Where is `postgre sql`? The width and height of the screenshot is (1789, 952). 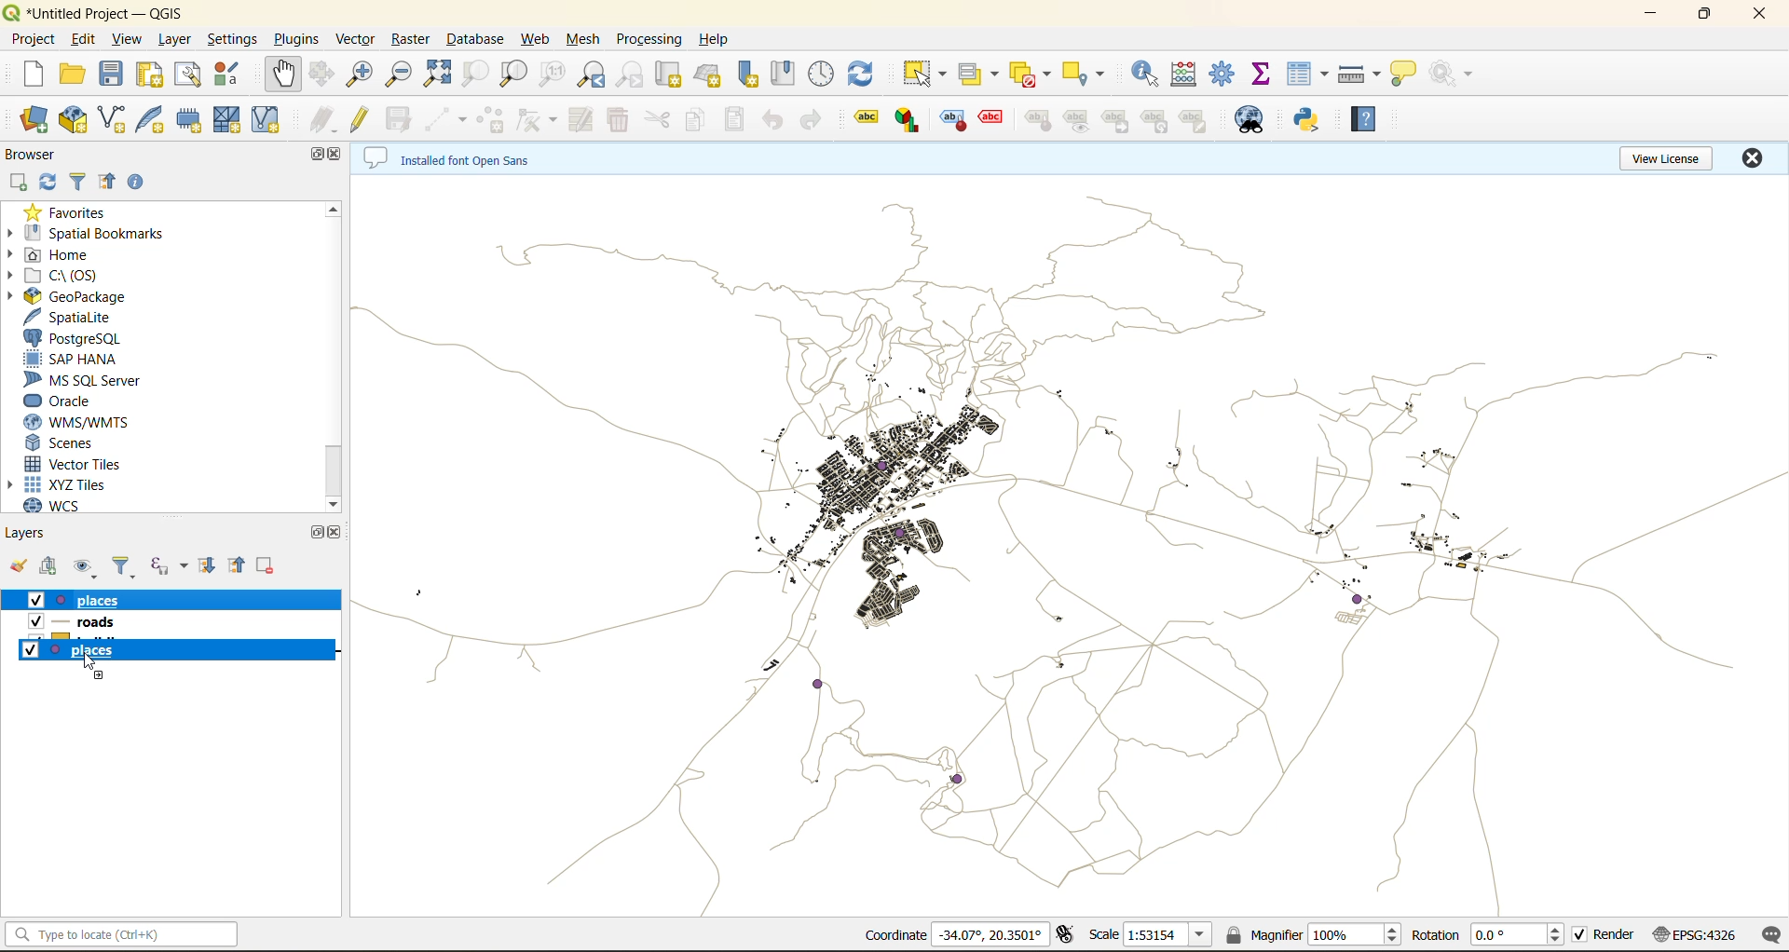 postgre sql is located at coordinates (82, 337).